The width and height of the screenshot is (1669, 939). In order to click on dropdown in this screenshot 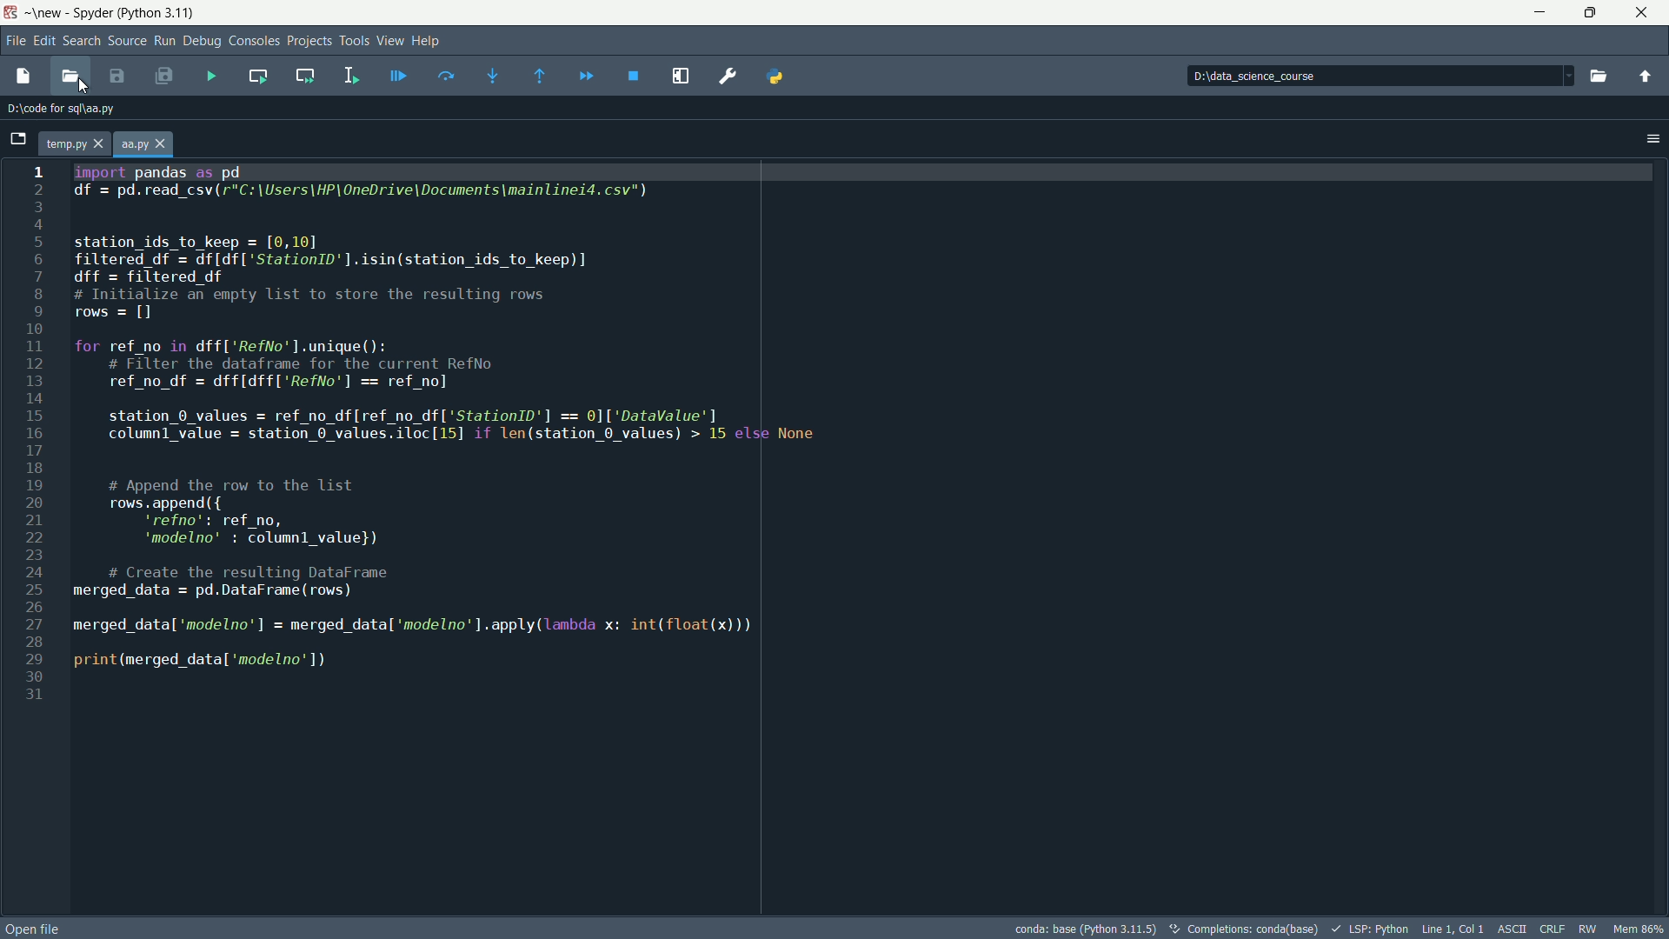, I will do `click(1566, 76)`.